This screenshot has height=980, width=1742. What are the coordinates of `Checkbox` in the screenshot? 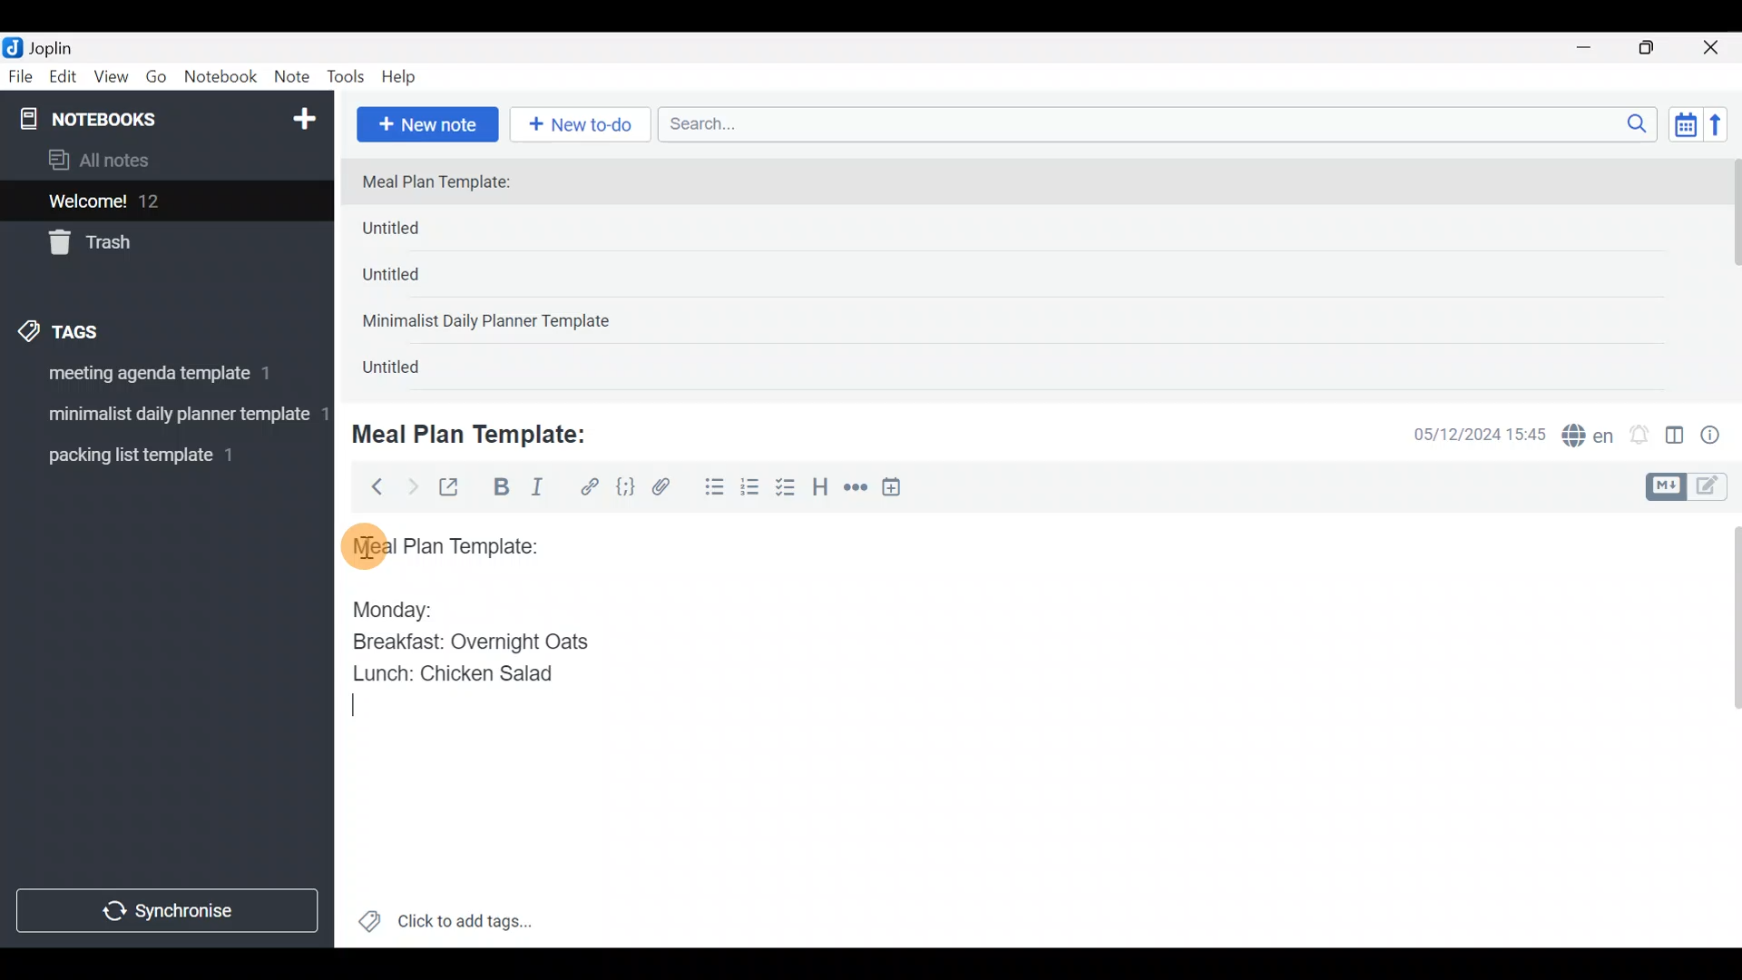 It's located at (788, 489).